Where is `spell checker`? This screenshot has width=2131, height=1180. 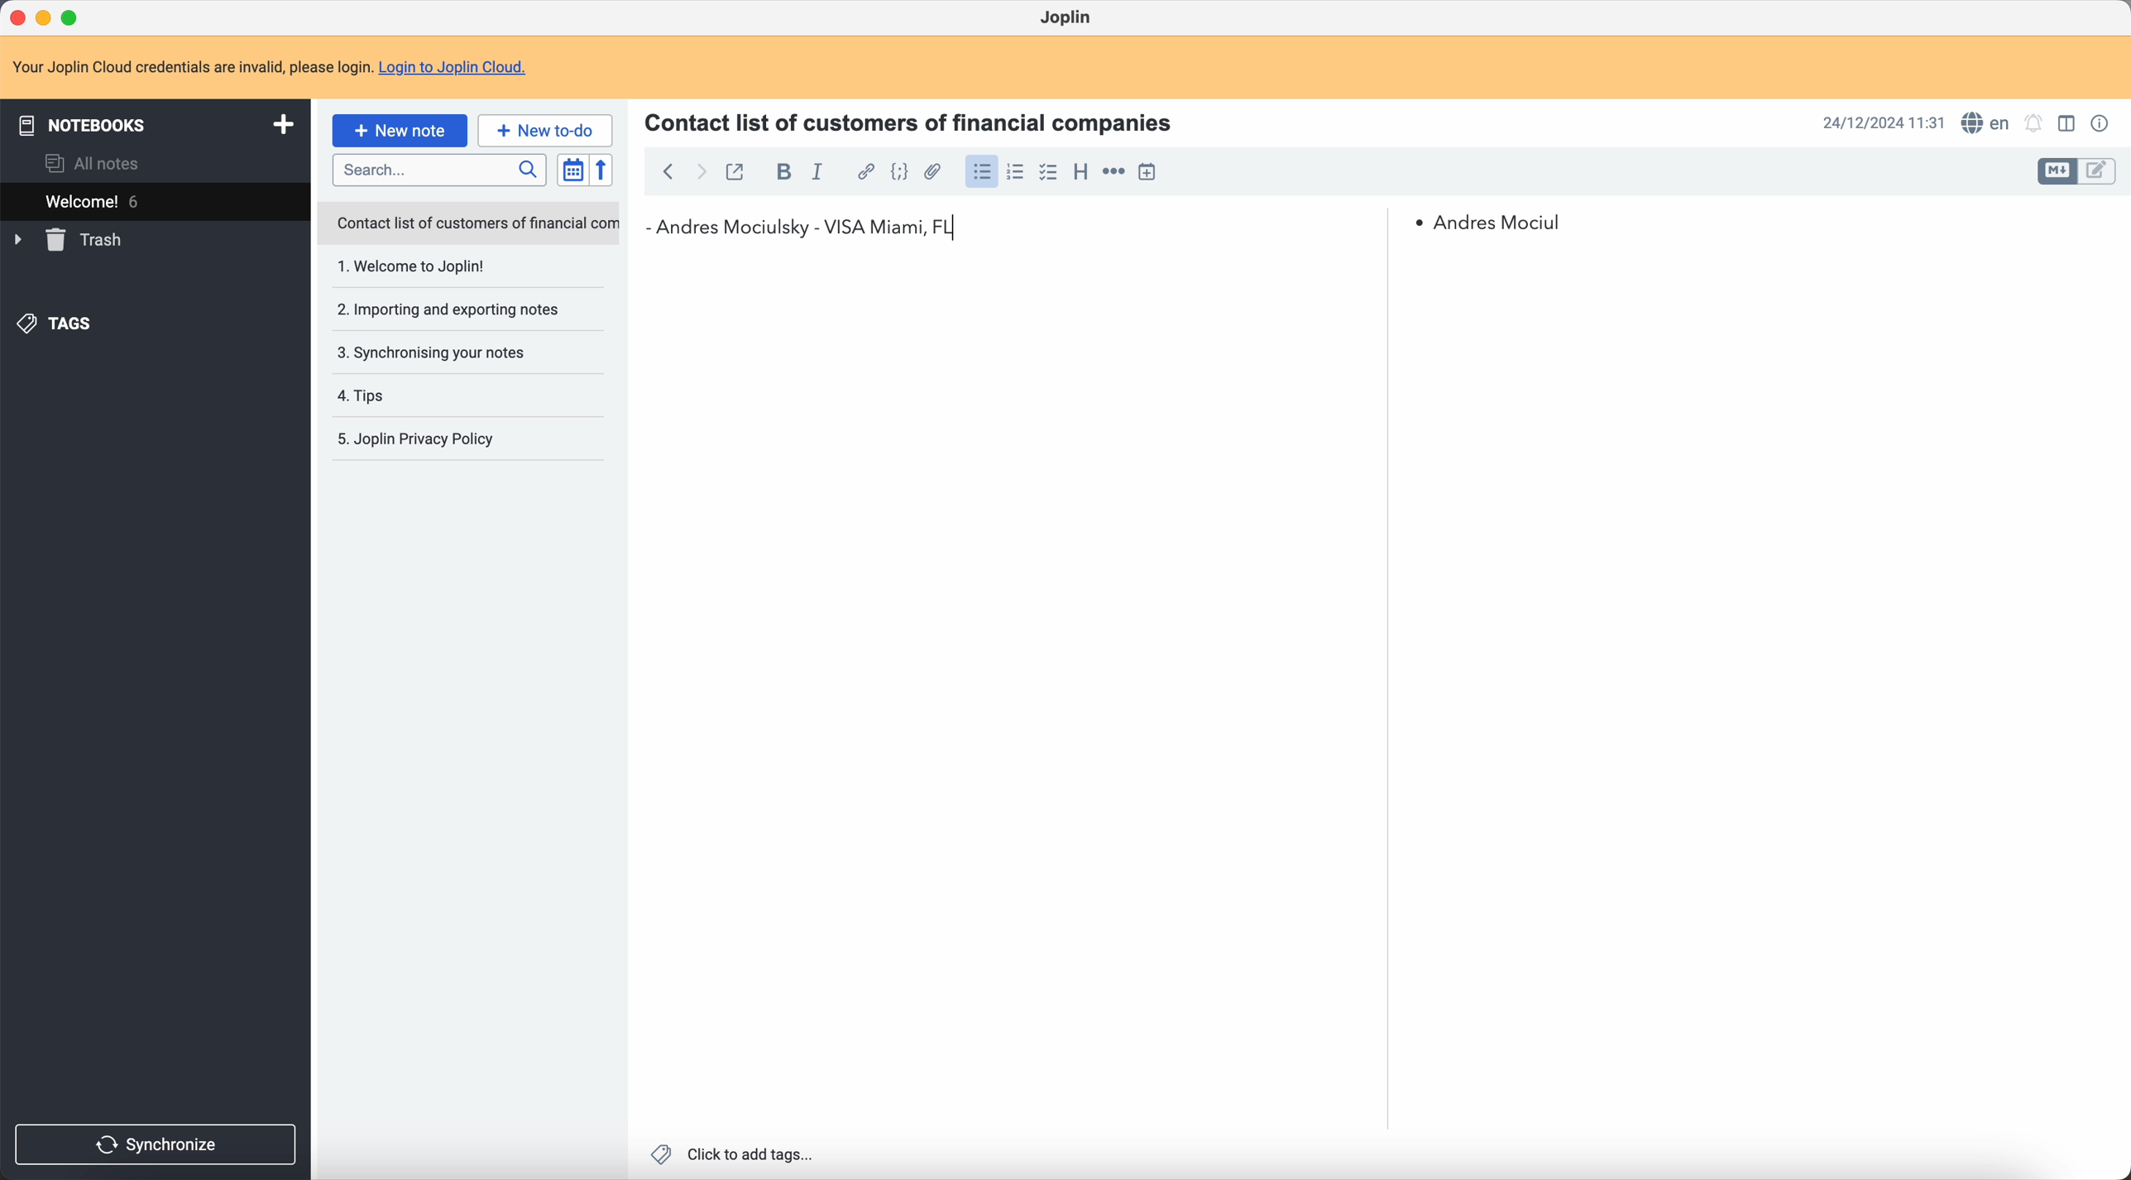
spell checker is located at coordinates (1986, 122).